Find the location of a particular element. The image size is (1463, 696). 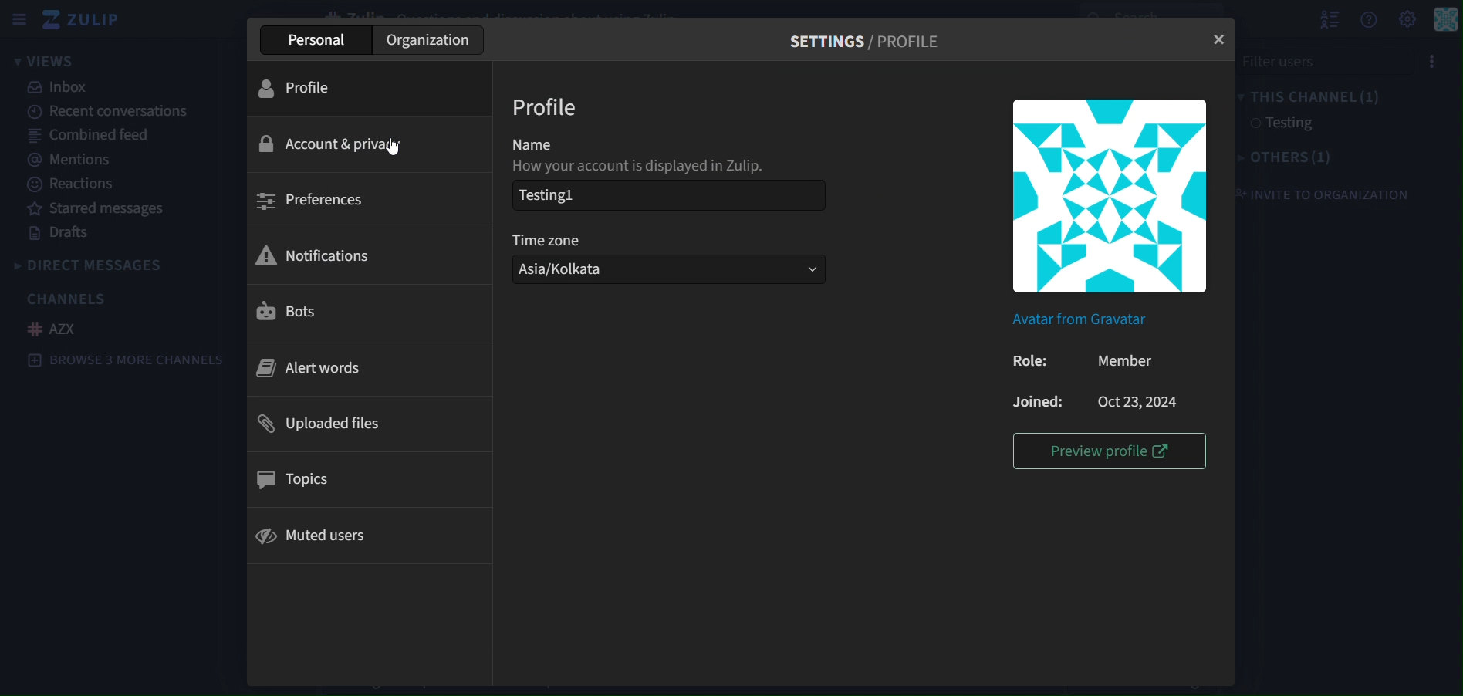

personal menu is located at coordinates (1444, 20).